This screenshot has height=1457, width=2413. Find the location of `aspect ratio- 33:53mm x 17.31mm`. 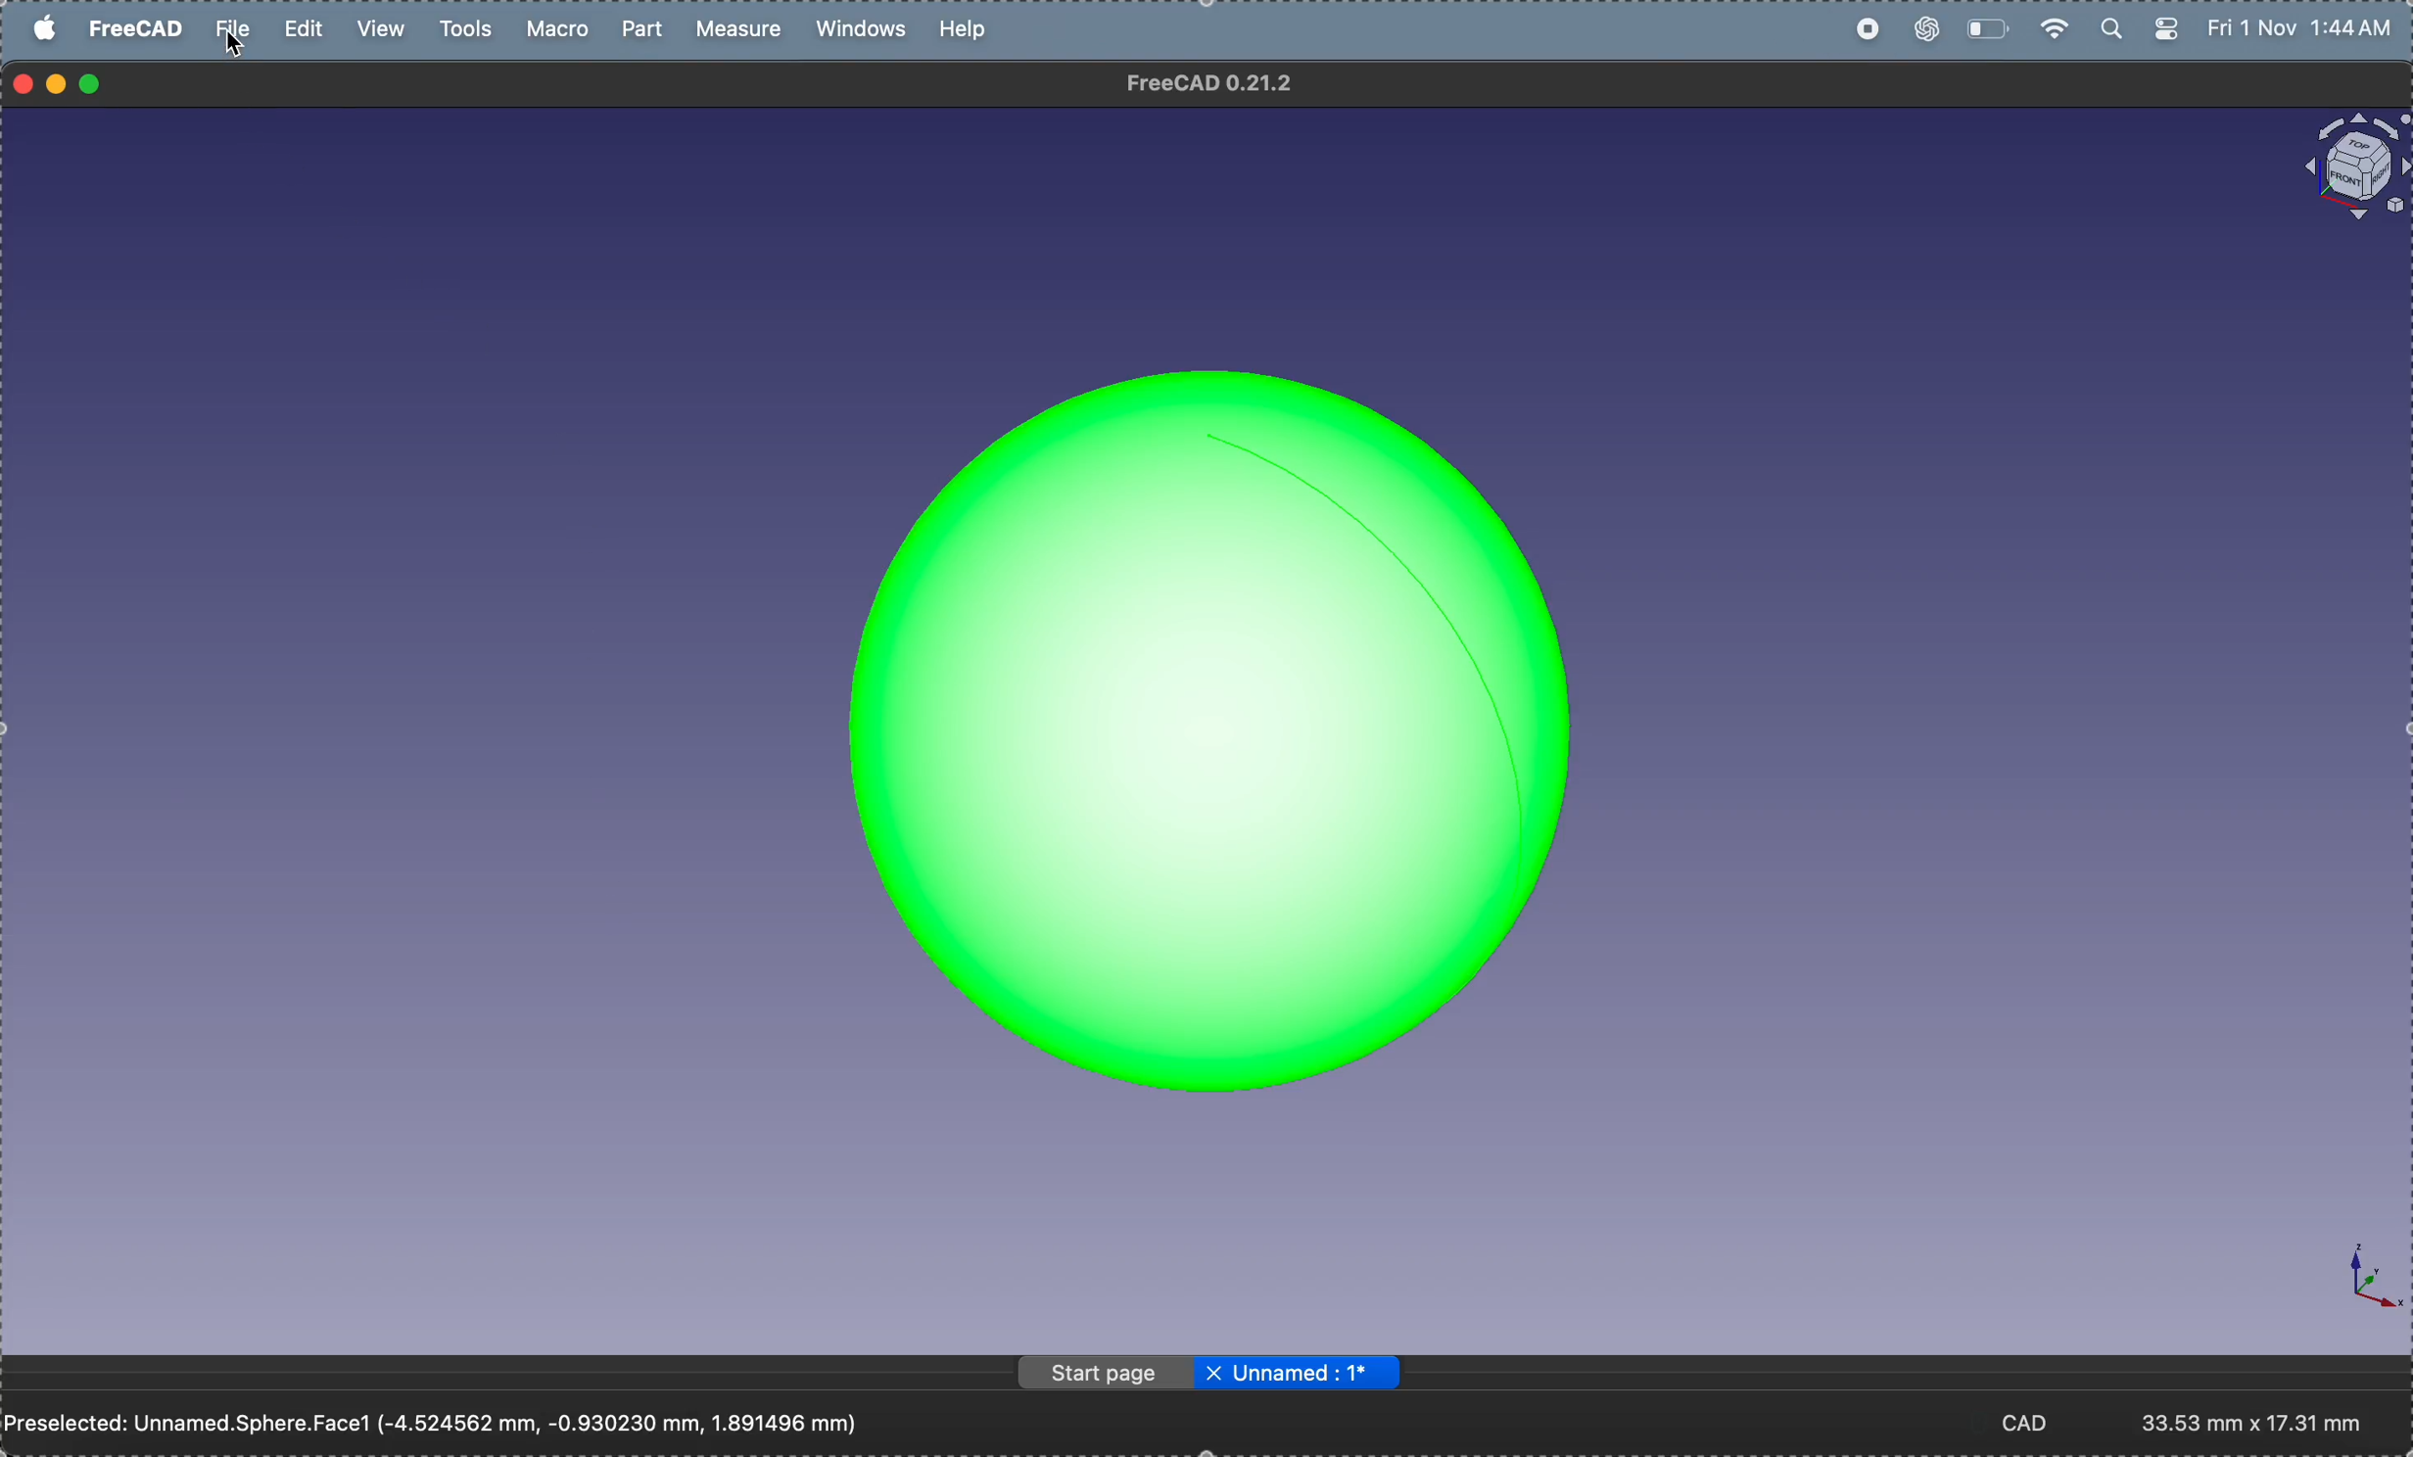

aspect ratio- 33:53mm x 17.31mm is located at coordinates (2266, 1422).